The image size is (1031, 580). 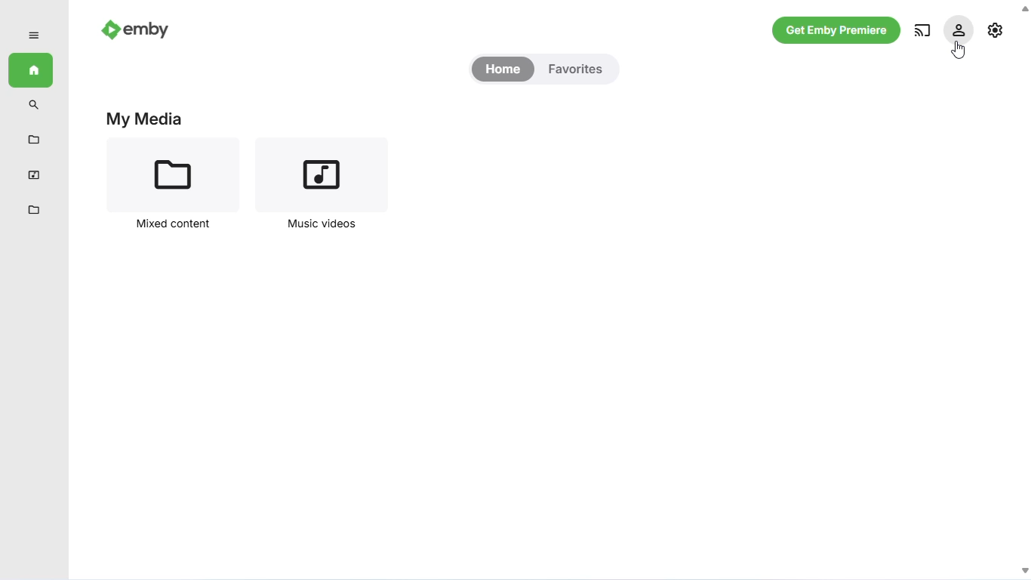 What do you see at coordinates (145, 119) in the screenshot?
I see `my media` at bounding box center [145, 119].